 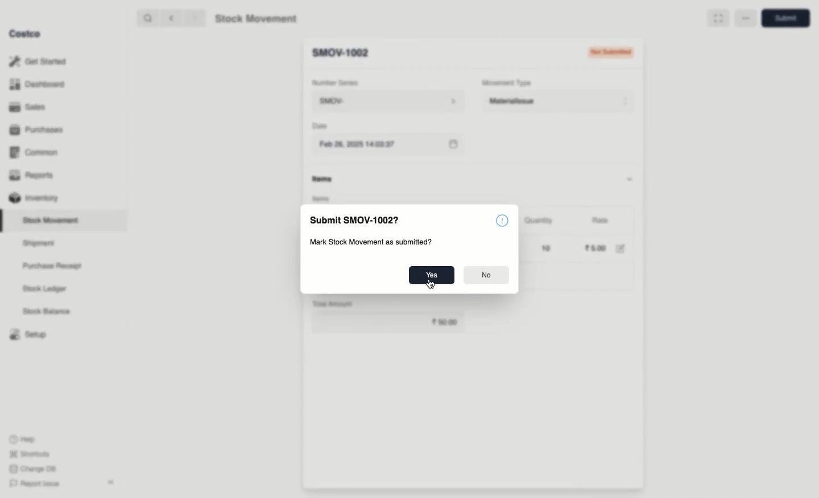 I want to click on hide, so click(x=631, y=178).